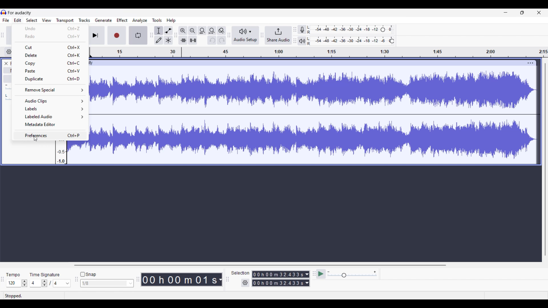  Describe the element at coordinates (302, 41) in the screenshot. I see `Playback meter` at that location.